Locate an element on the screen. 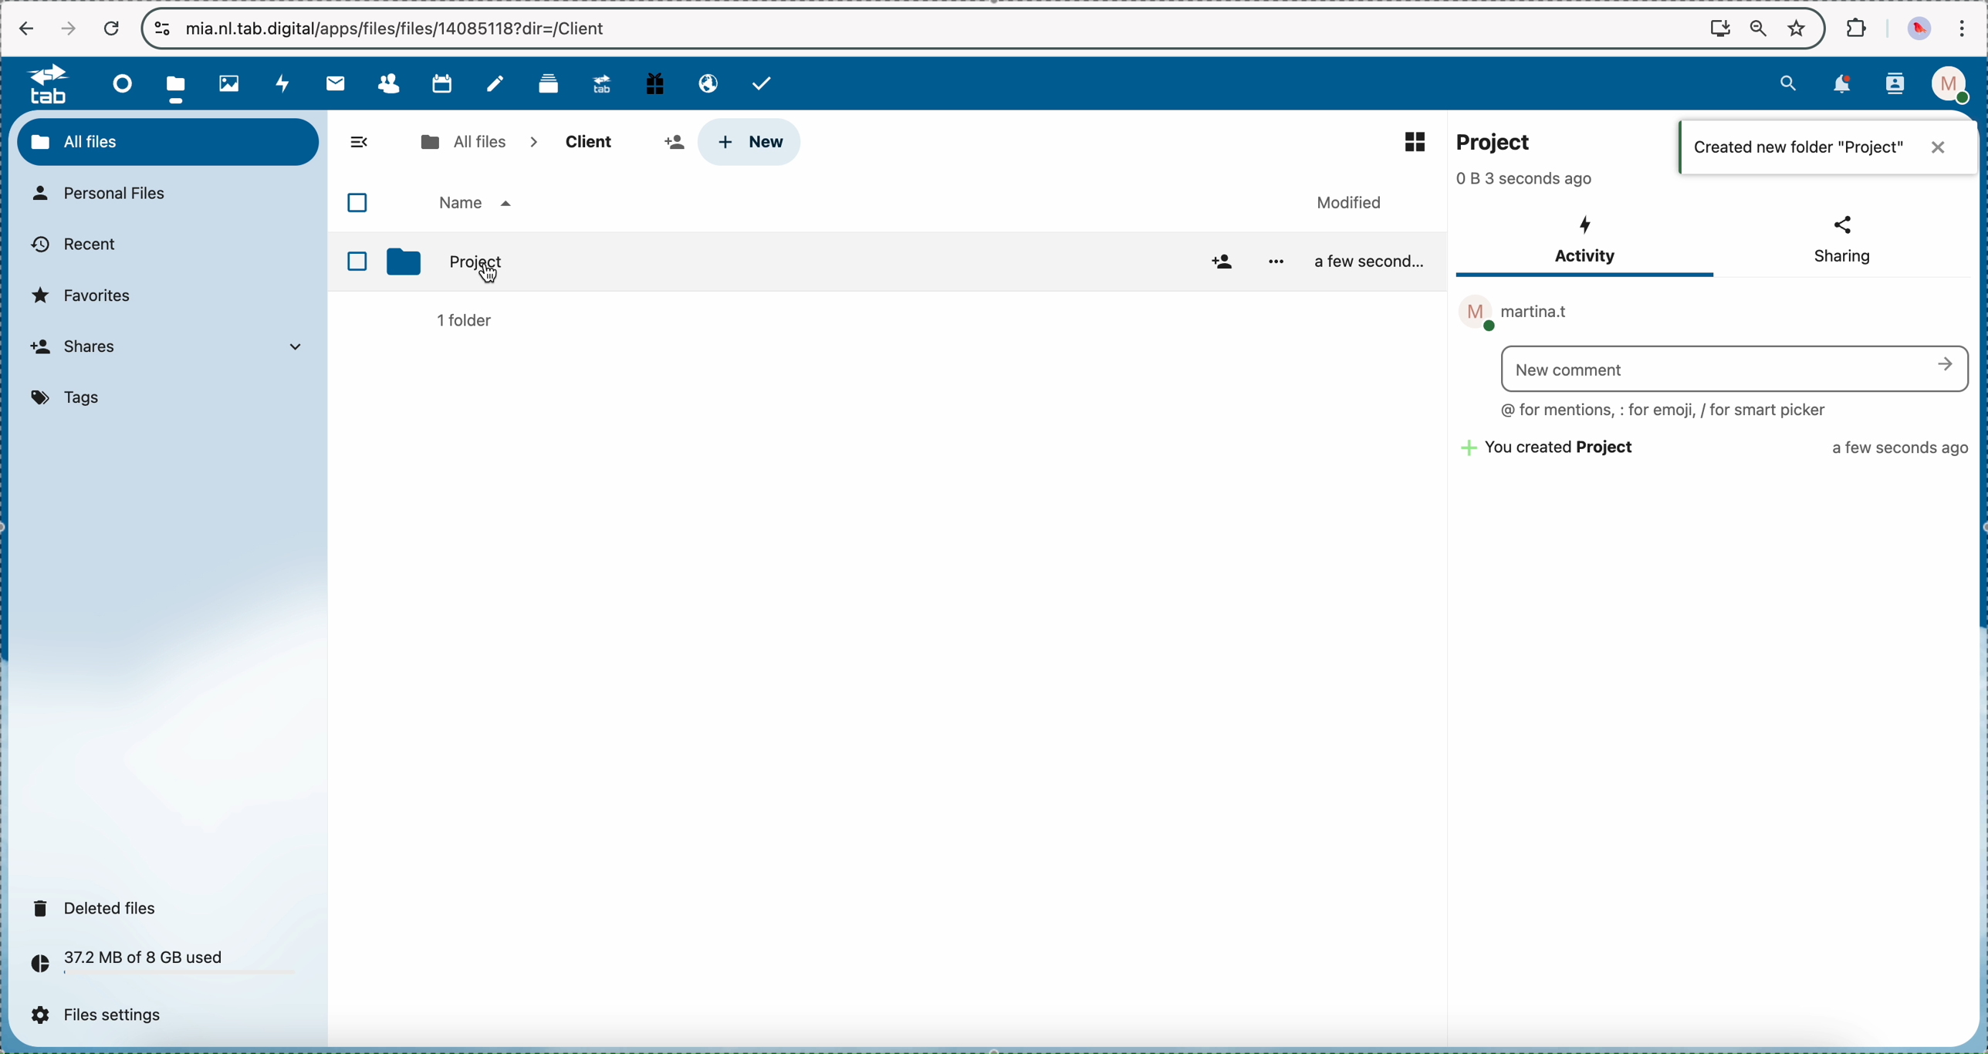 This screenshot has width=1988, height=1054. Modified is located at coordinates (1350, 204).